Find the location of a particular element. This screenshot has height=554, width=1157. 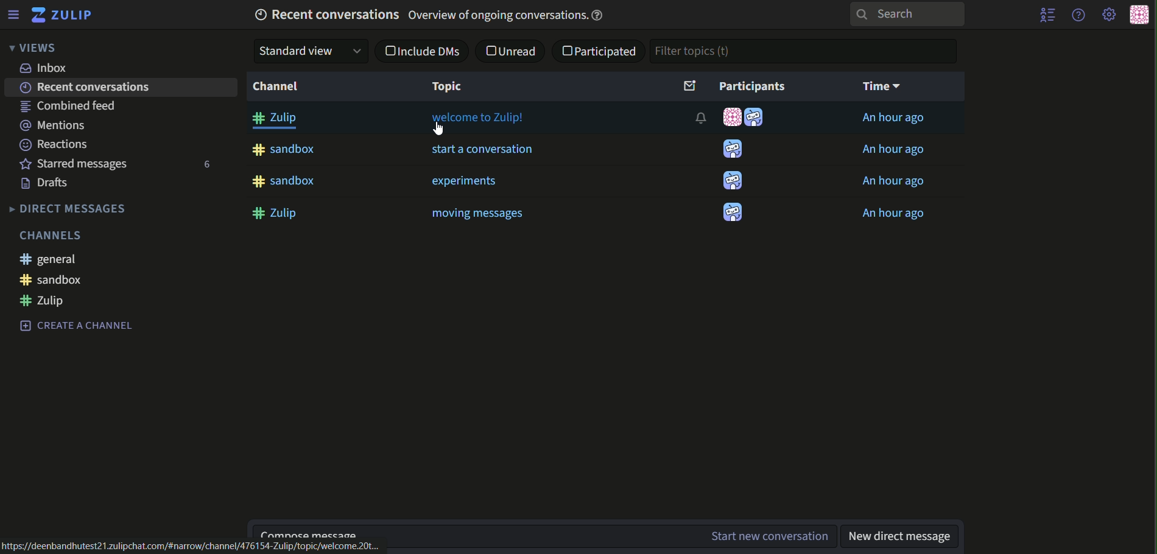

text is located at coordinates (469, 181).